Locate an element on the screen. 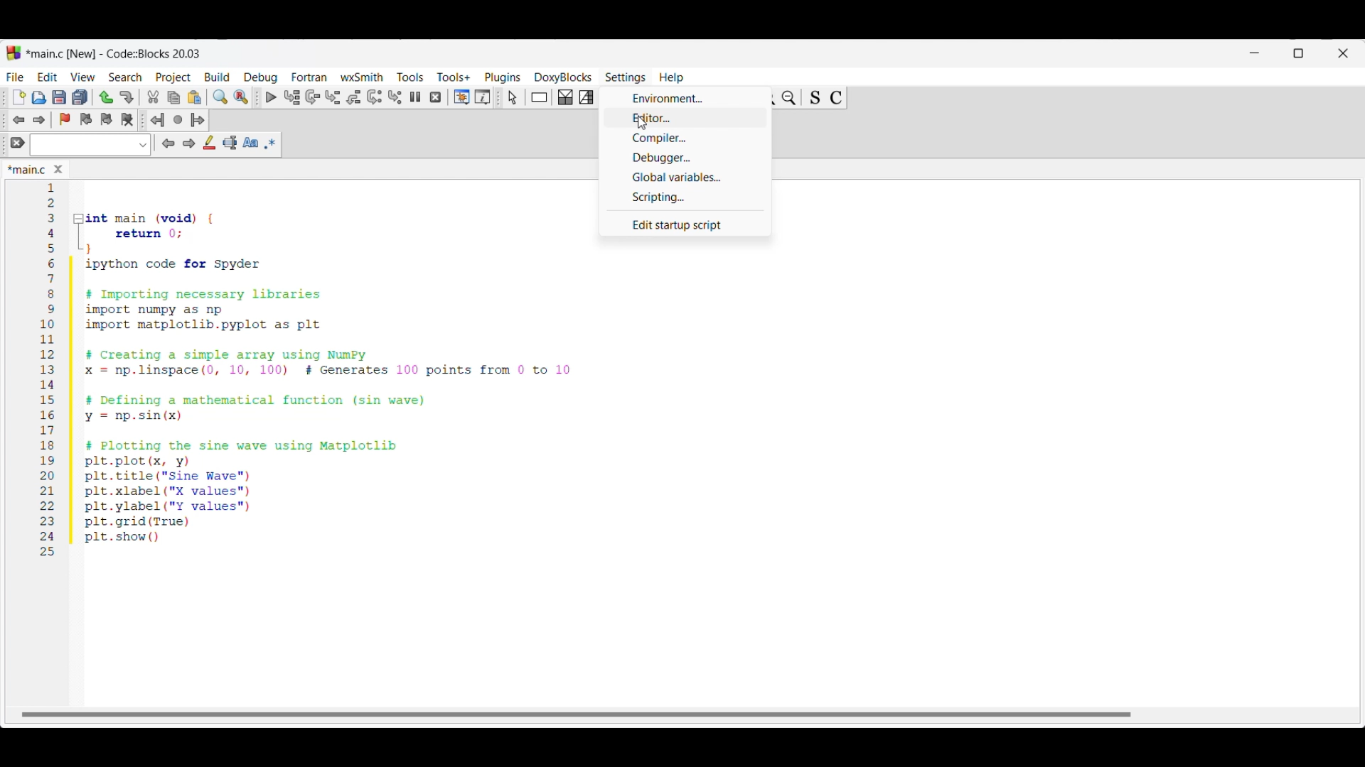 This screenshot has width=1365, height=767. Current code is located at coordinates (308, 370).